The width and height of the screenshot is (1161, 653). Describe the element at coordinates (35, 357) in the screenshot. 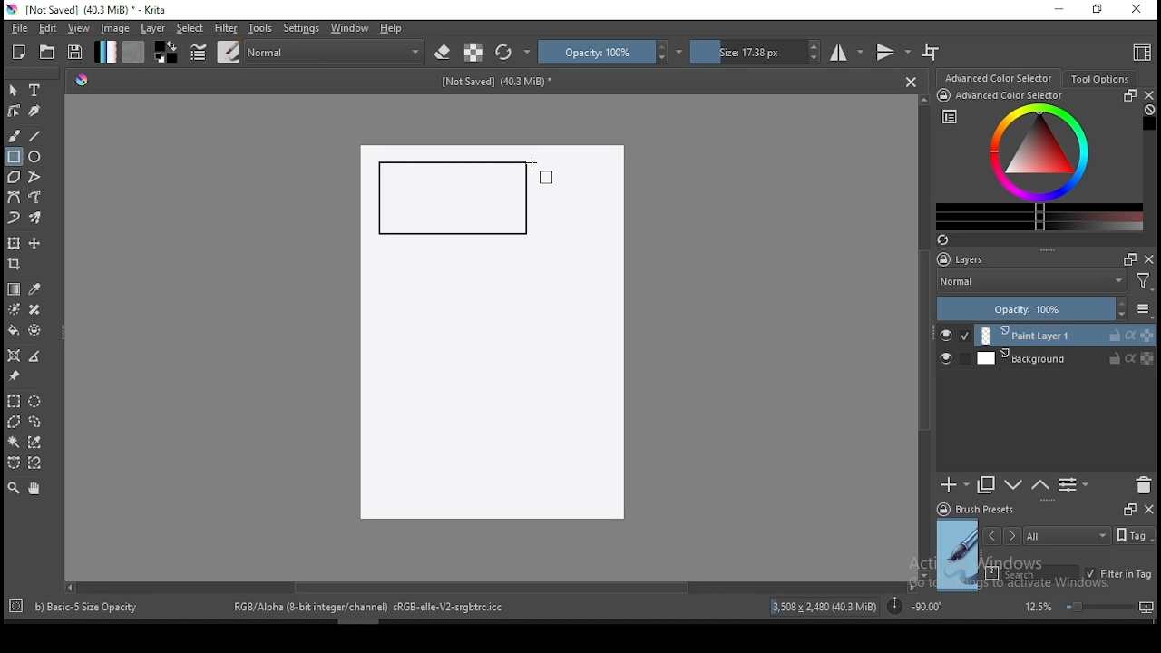

I see `measure distance between two points` at that location.